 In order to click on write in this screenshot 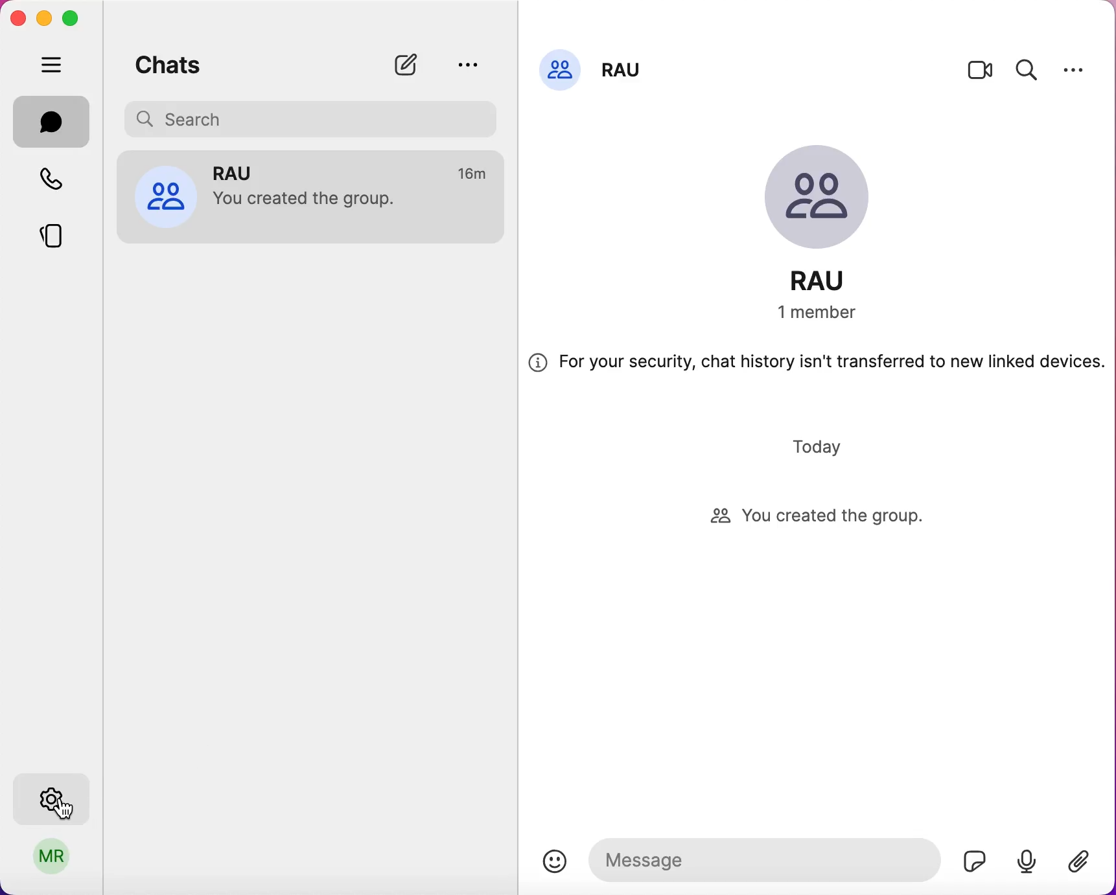, I will do `click(412, 65)`.